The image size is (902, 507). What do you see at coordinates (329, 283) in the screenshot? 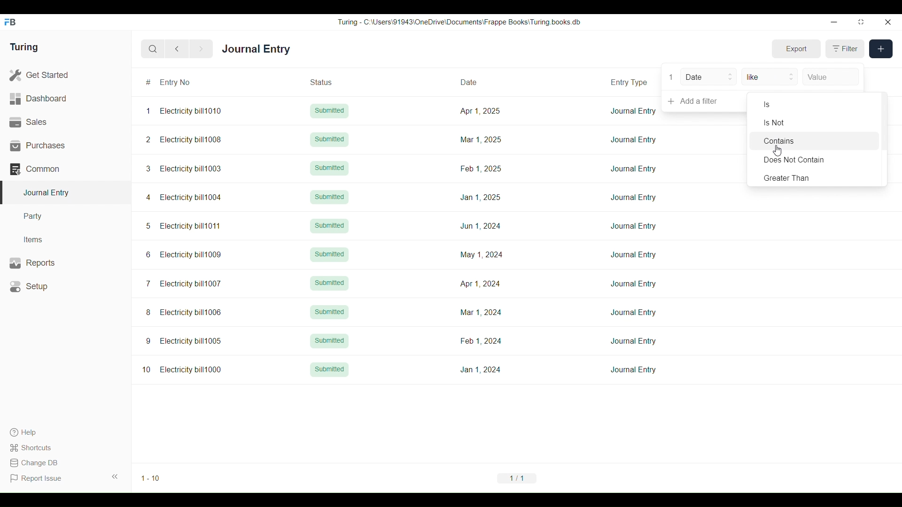
I see `Submitted` at bounding box center [329, 283].